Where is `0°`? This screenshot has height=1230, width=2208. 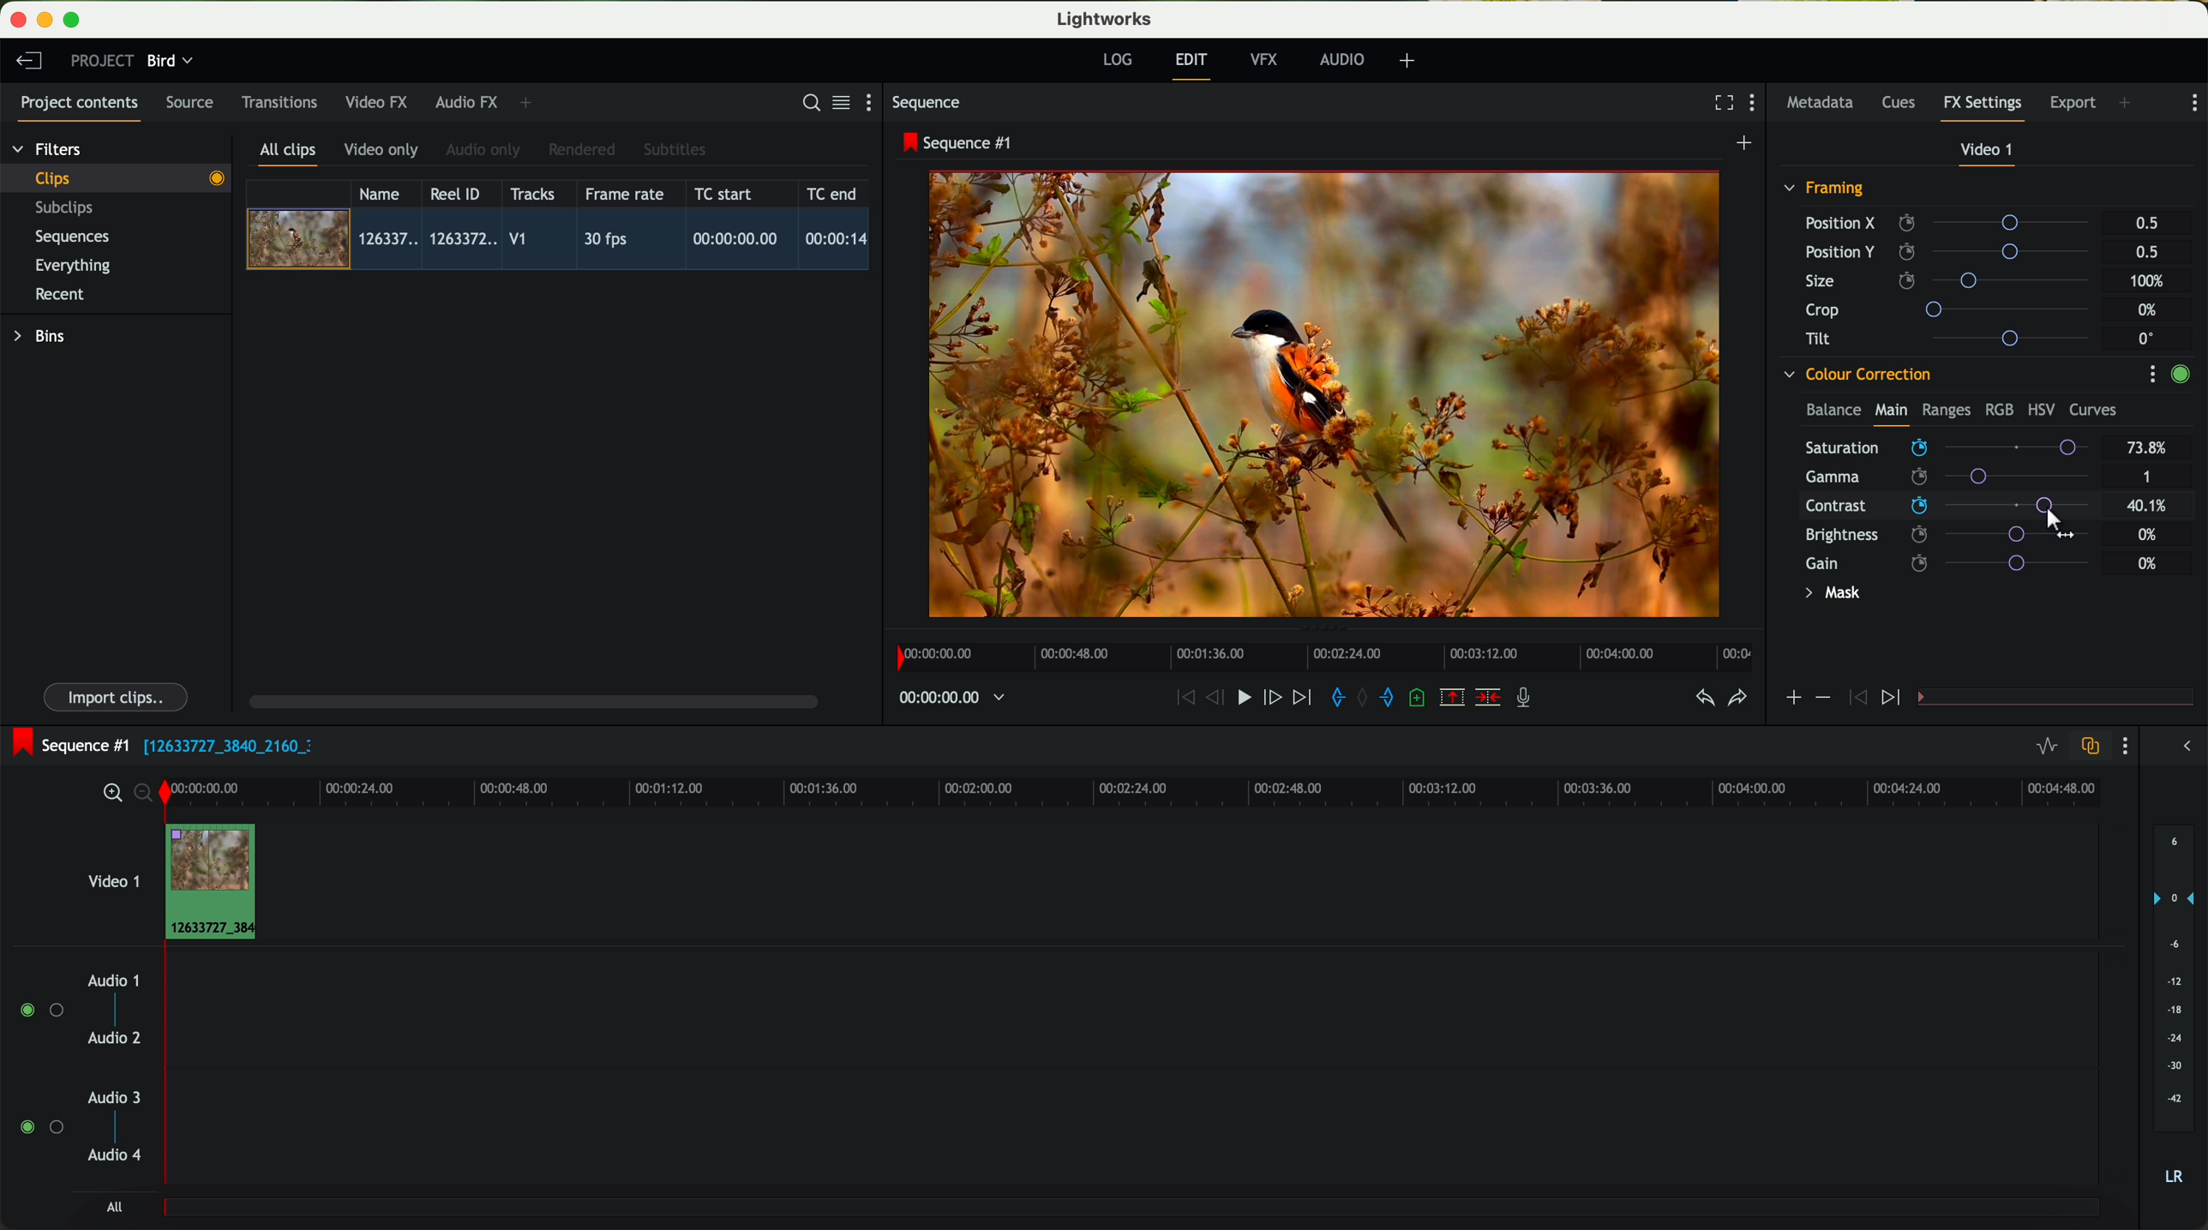 0° is located at coordinates (2147, 338).